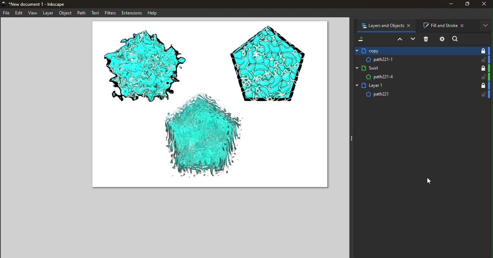  I want to click on lock/unlock layer, so click(483, 94).